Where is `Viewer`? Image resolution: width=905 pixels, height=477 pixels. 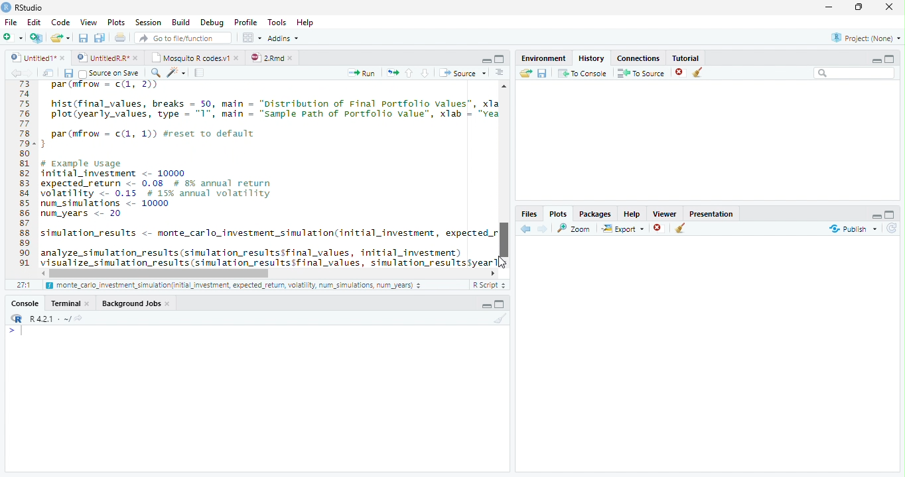 Viewer is located at coordinates (665, 212).